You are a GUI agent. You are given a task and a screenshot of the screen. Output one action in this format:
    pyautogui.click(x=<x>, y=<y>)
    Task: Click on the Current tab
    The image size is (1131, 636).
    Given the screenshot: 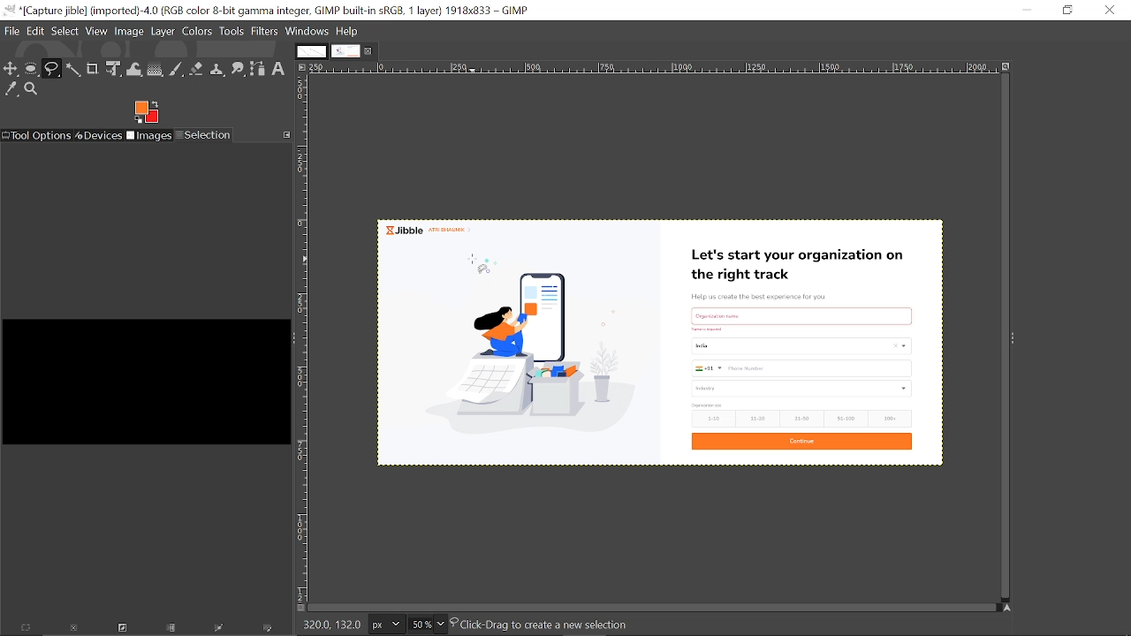 What is the action you would take?
    pyautogui.click(x=345, y=52)
    